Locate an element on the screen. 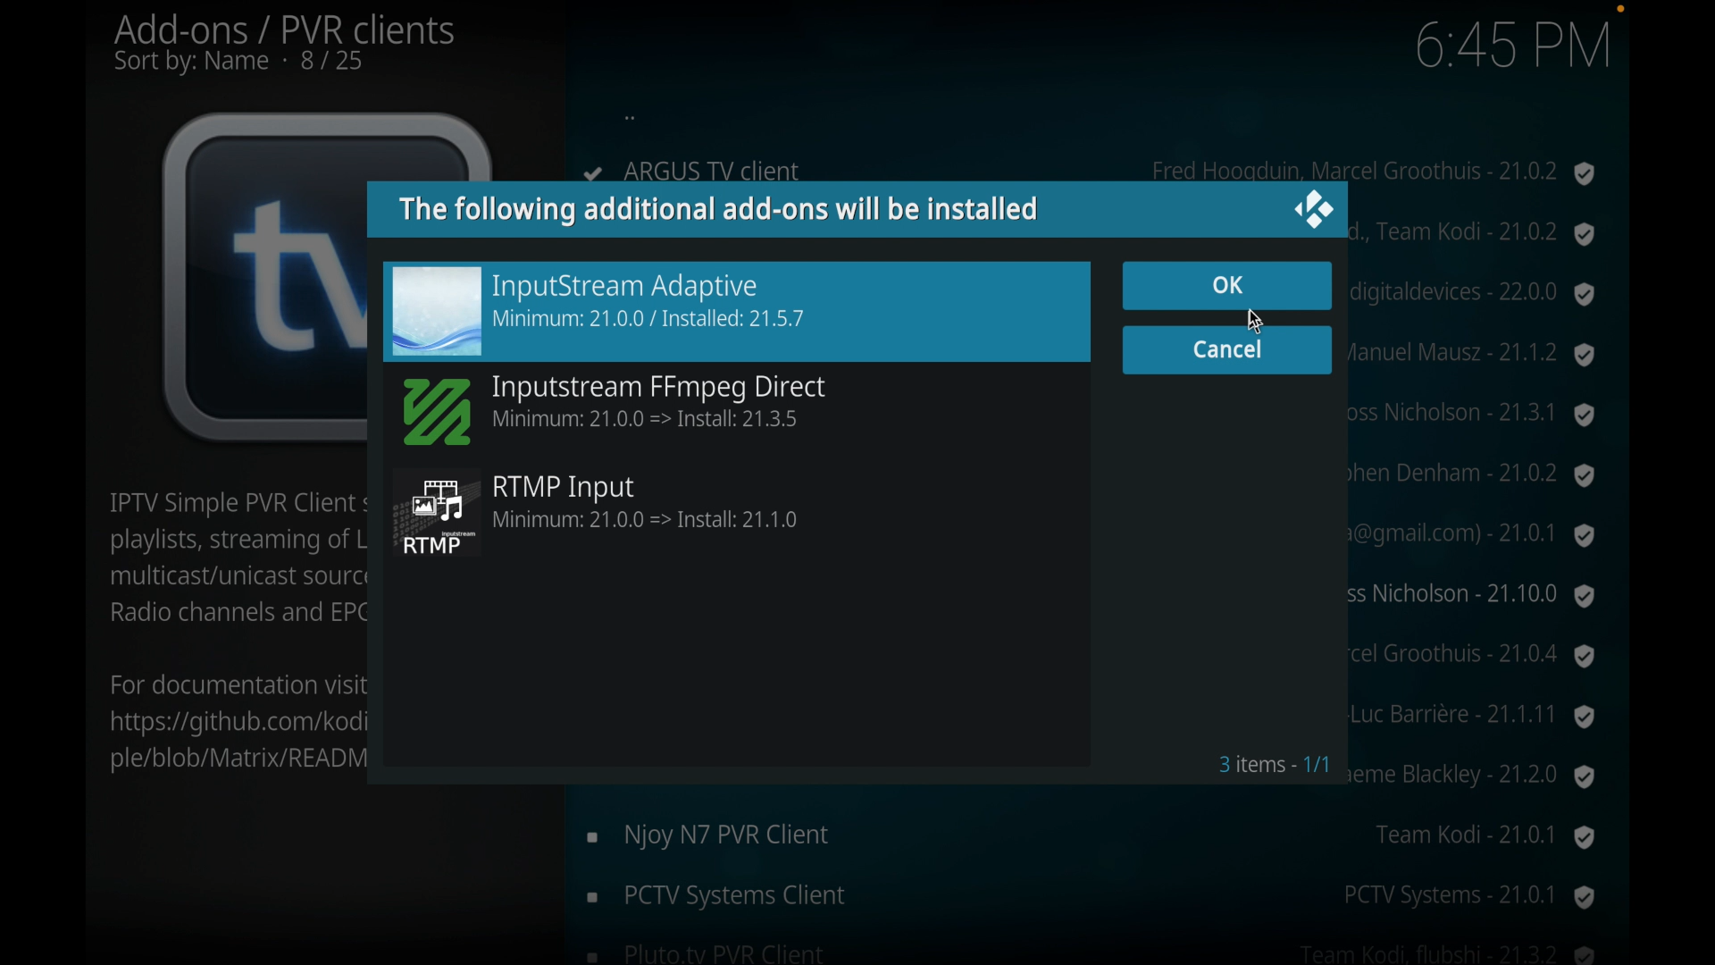 This screenshot has height=965, width=1715. info is located at coordinates (719, 210).